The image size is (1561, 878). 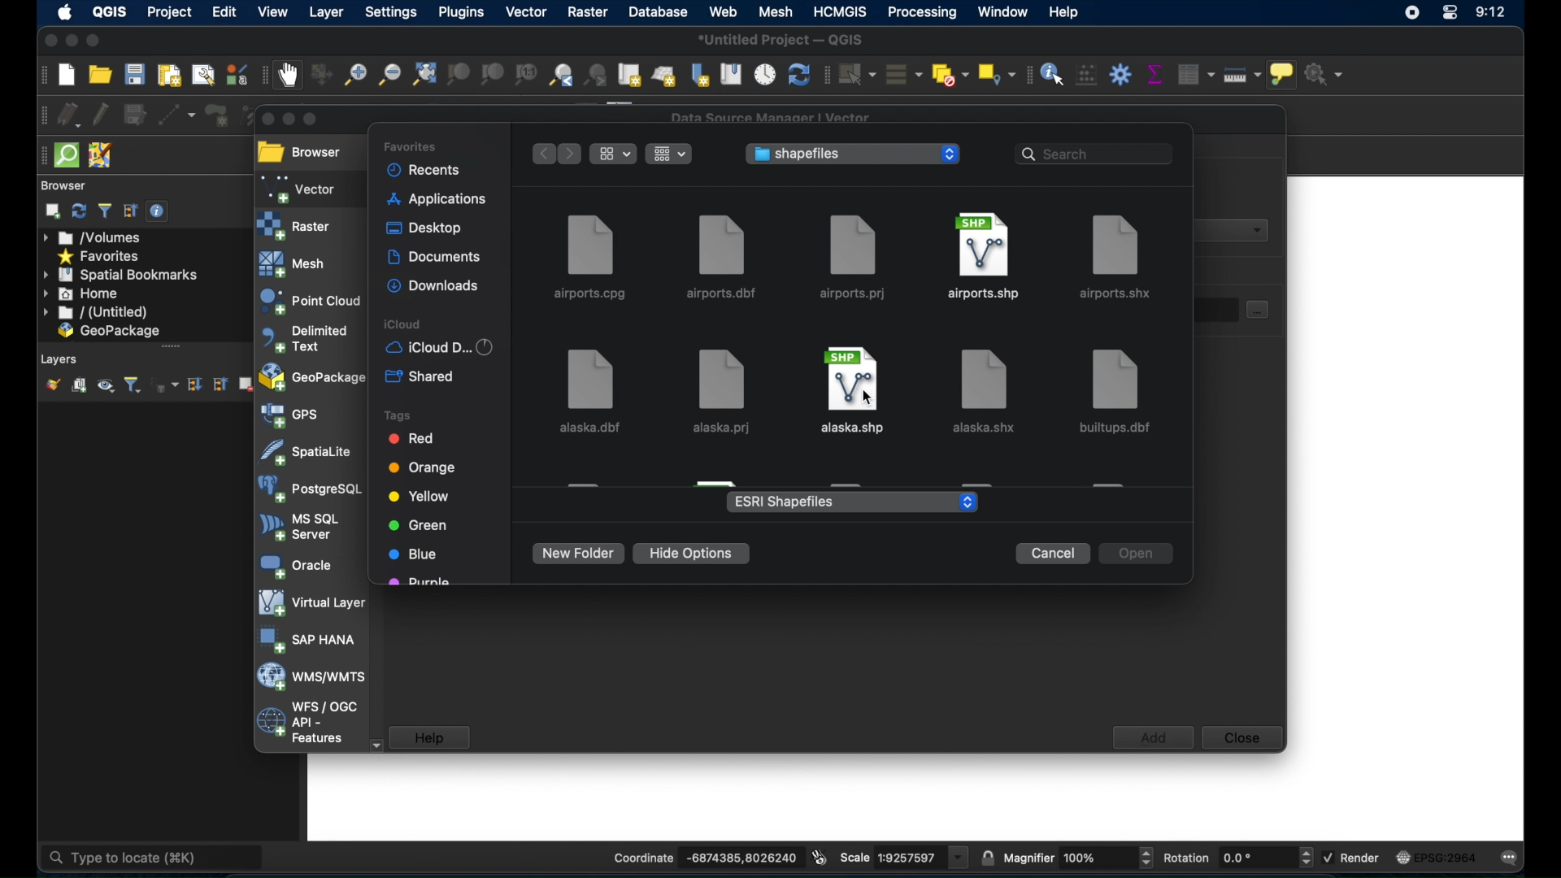 I want to click on file, so click(x=1115, y=392).